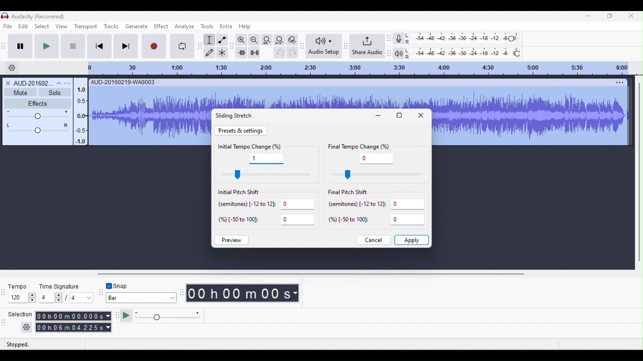 This screenshot has height=361, width=643. I want to click on tools, so click(209, 27).